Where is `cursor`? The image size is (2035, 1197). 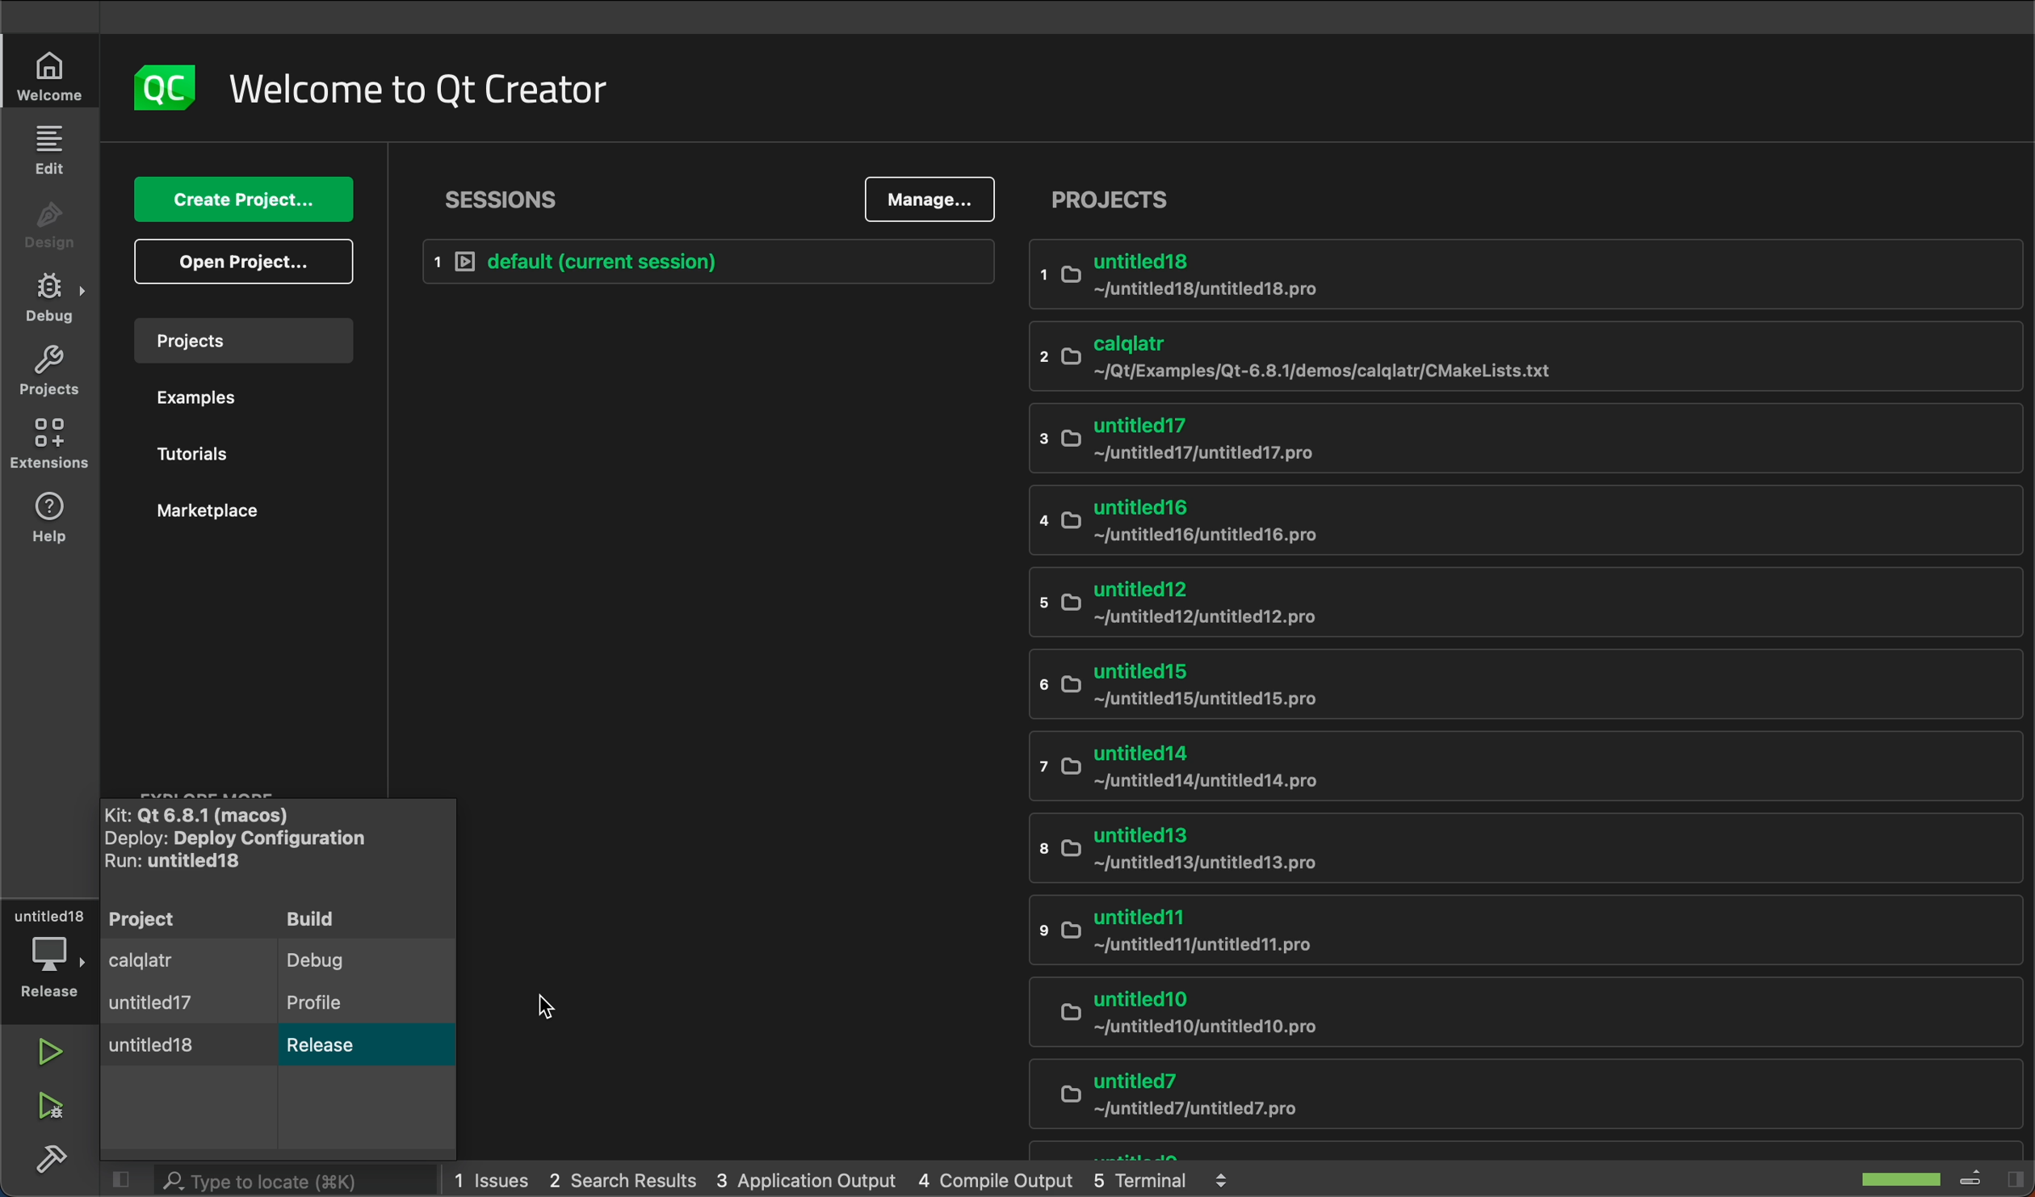
cursor is located at coordinates (537, 1014).